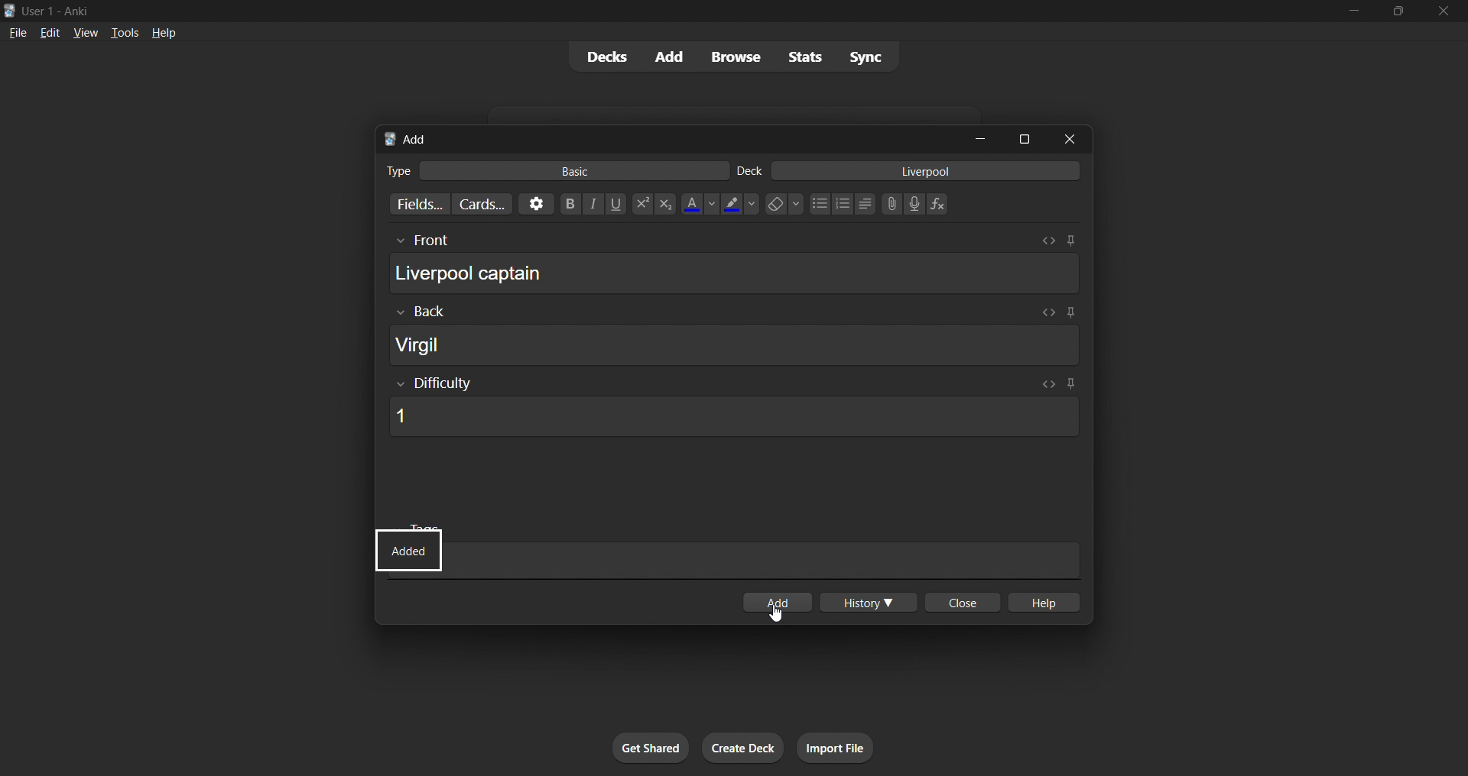  I want to click on Subscript, so click(666, 204).